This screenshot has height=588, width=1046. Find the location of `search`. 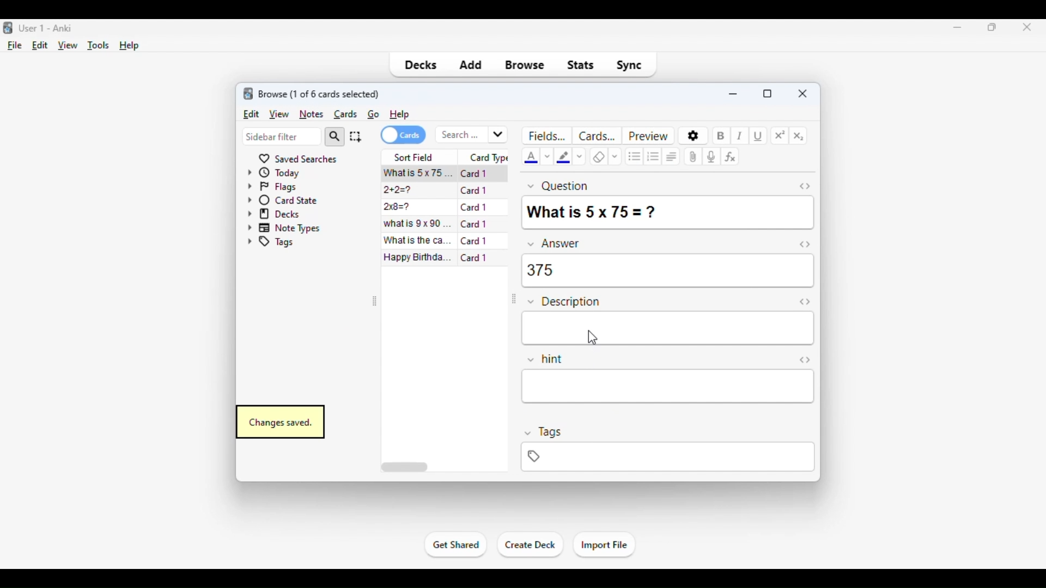

search is located at coordinates (334, 137).